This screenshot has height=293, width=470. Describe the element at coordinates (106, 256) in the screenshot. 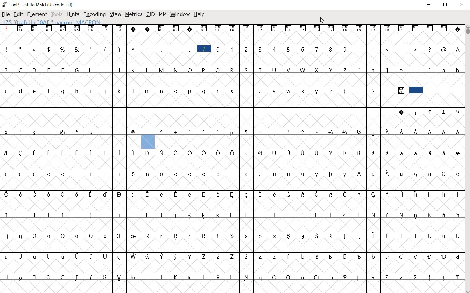

I see `Symbol` at that location.